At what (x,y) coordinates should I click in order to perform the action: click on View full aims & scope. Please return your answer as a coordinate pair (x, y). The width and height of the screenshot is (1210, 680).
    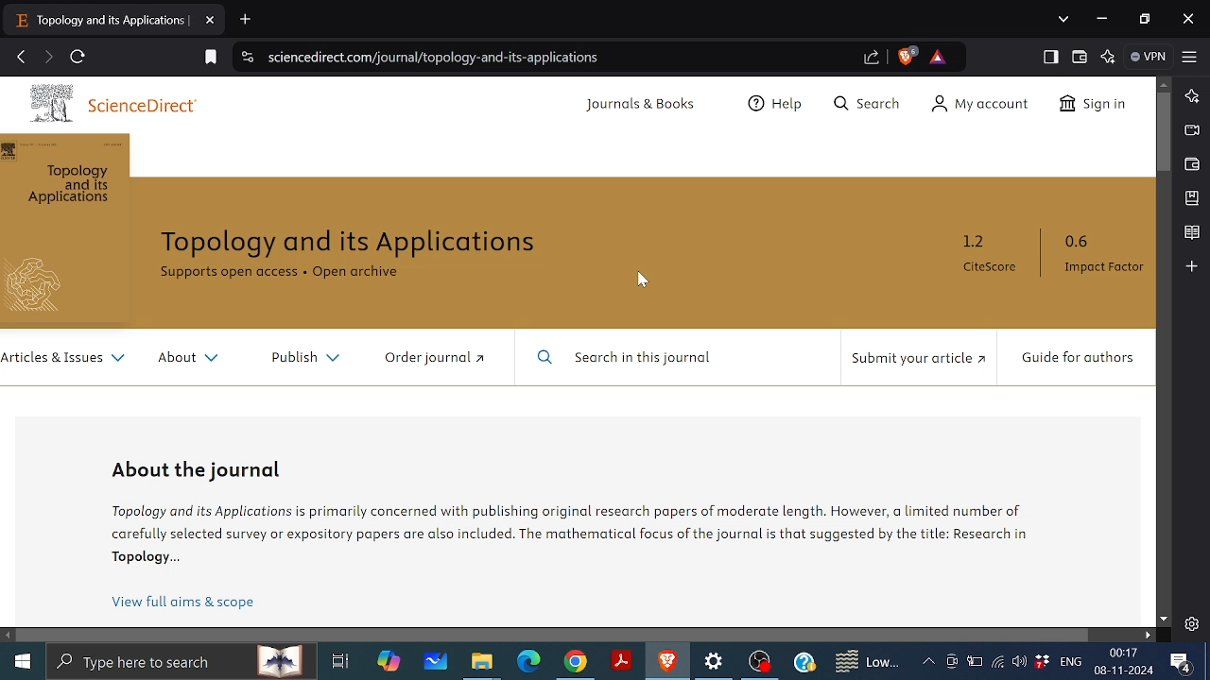
    Looking at the image, I should click on (183, 598).